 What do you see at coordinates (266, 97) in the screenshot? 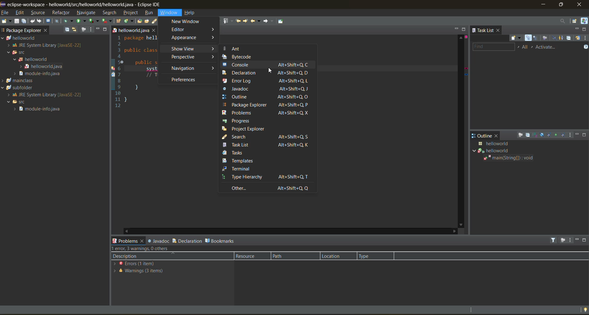
I see `outline` at bounding box center [266, 97].